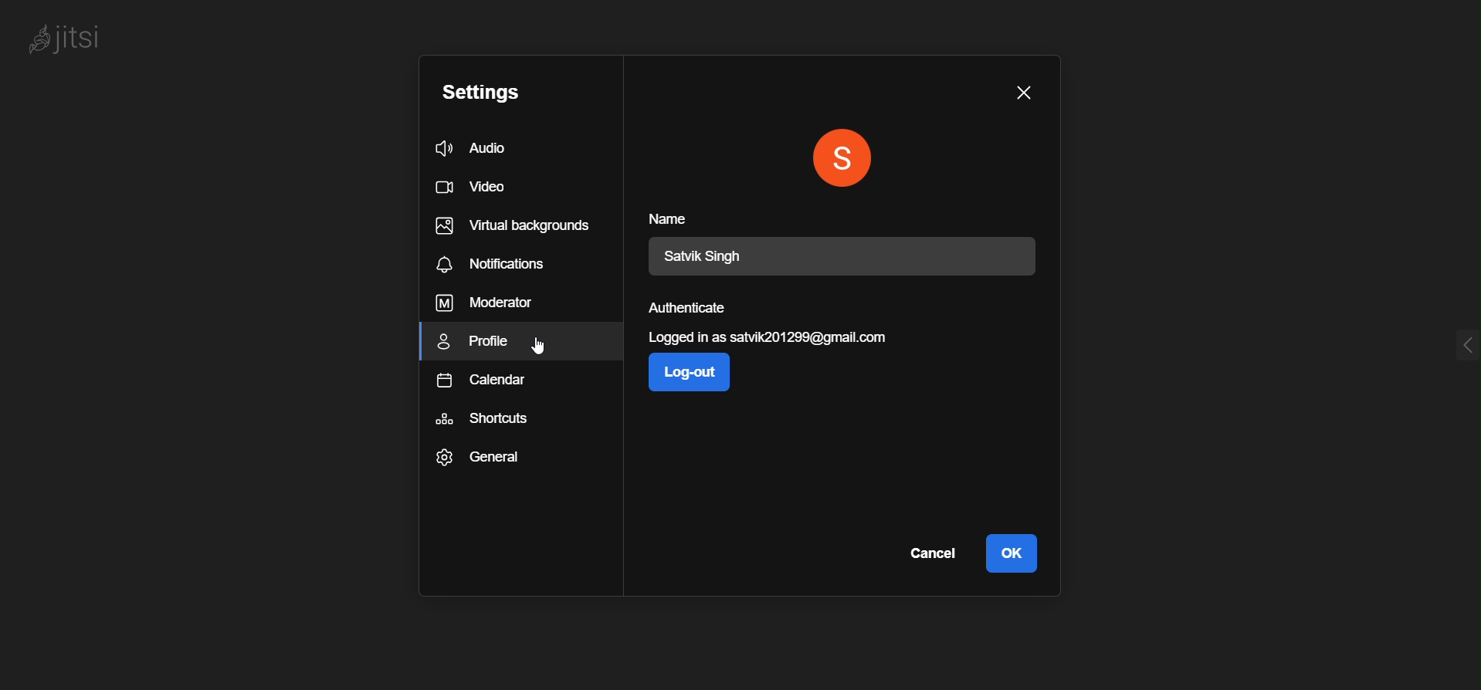 This screenshot has width=1481, height=690. I want to click on cancel, so click(931, 554).